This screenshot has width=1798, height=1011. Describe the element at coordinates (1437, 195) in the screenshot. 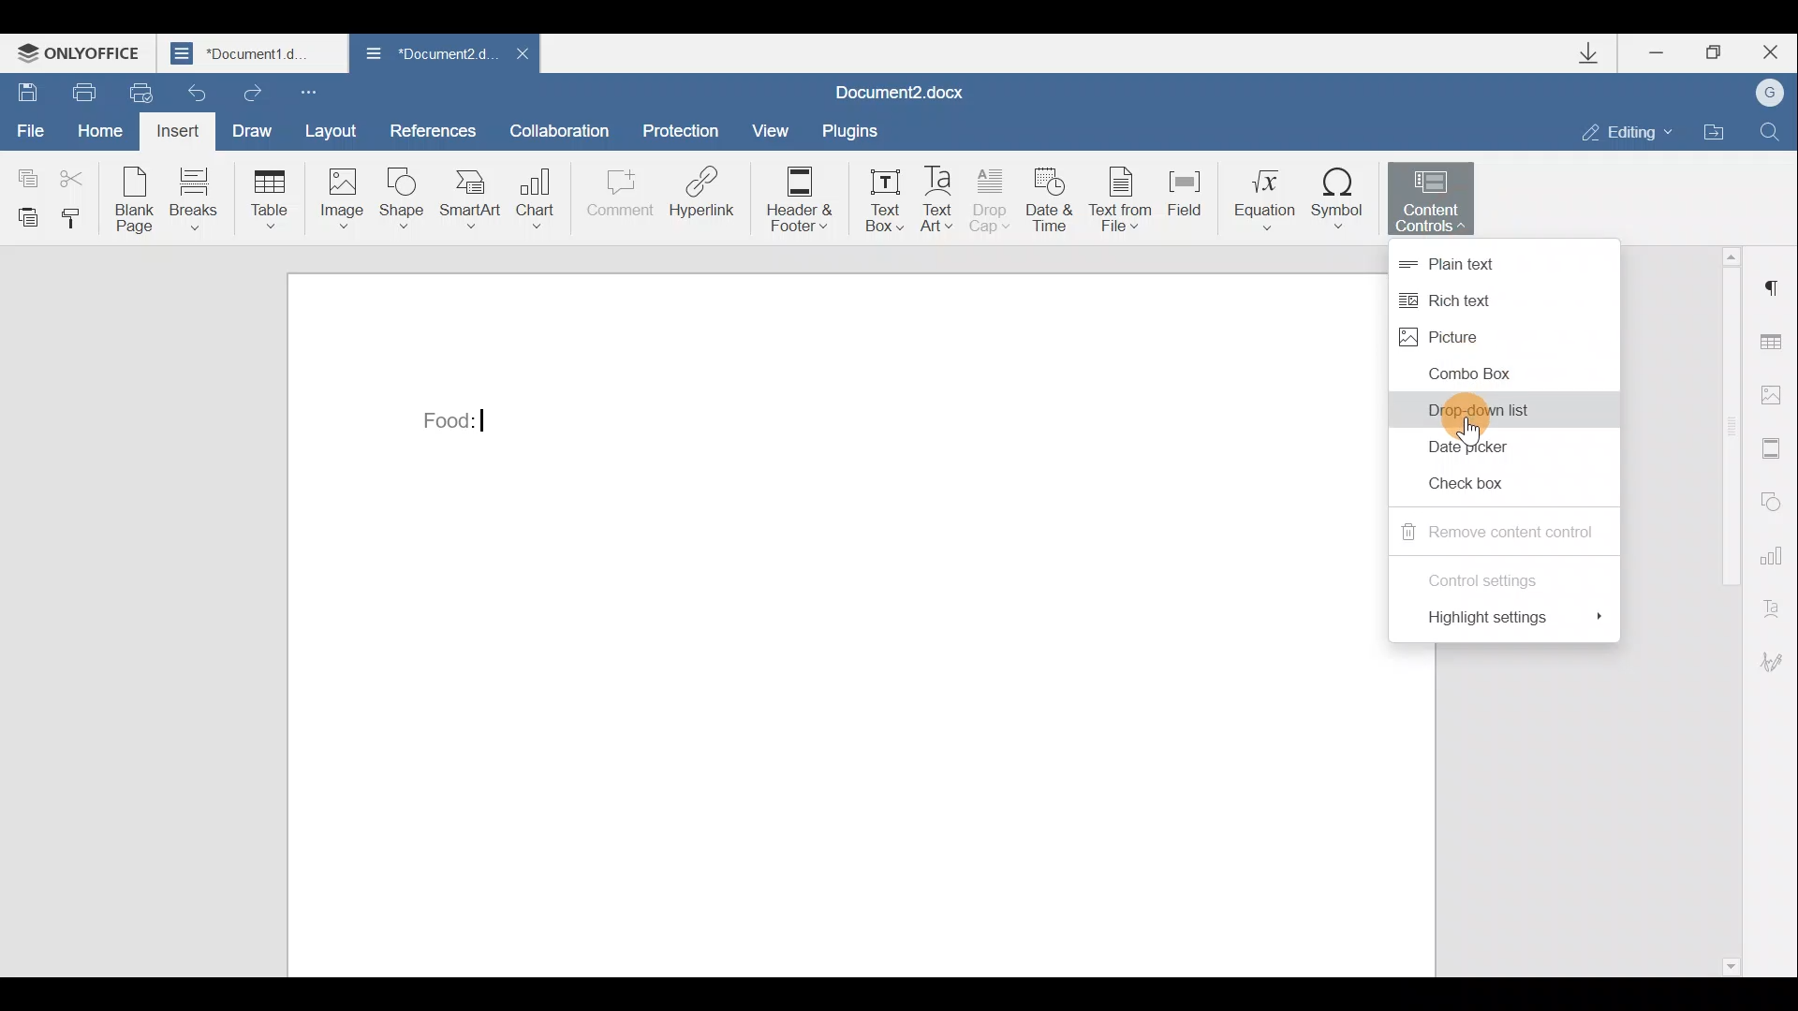

I see `Content controls` at that location.